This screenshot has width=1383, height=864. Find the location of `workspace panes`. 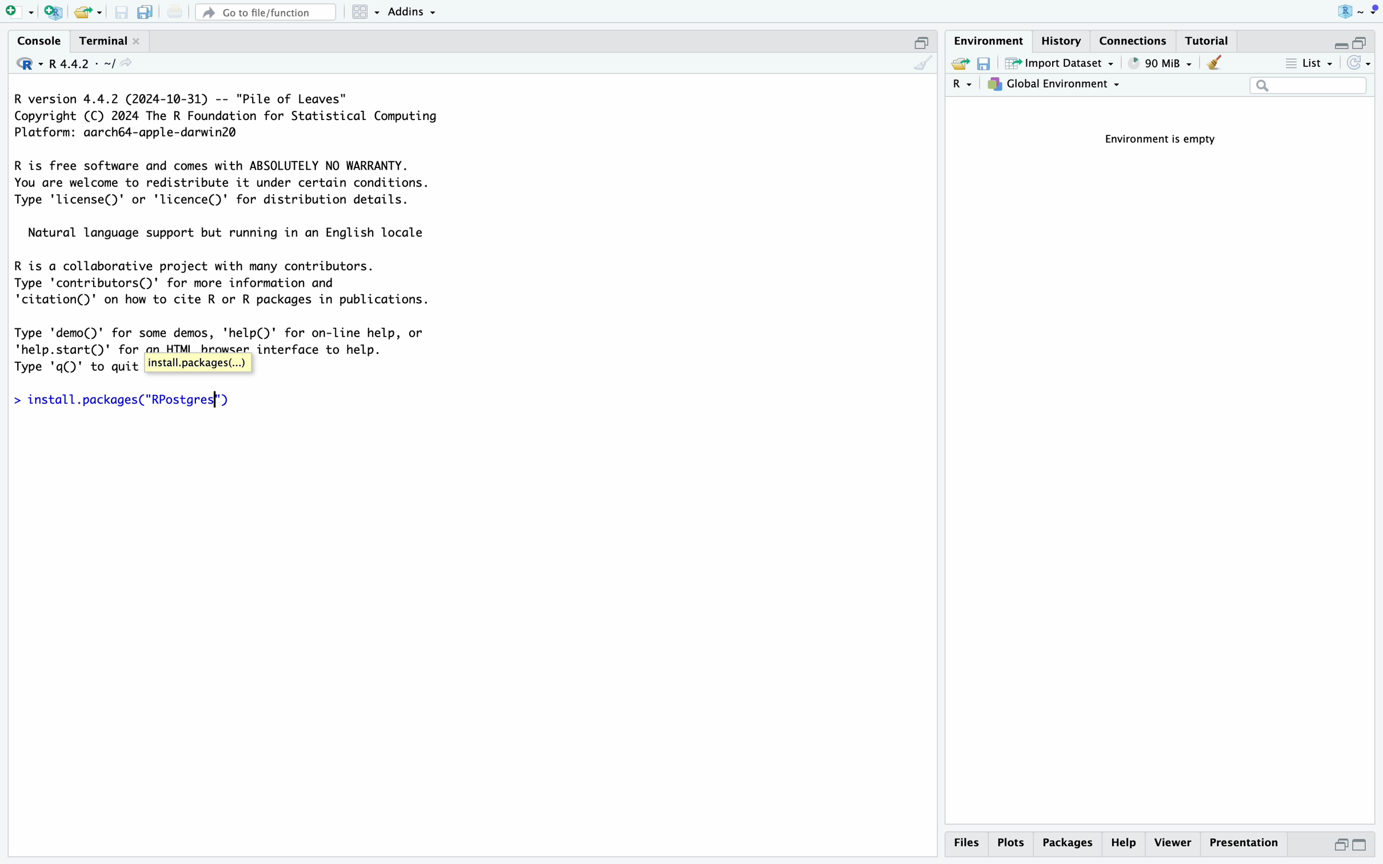

workspace panes is located at coordinates (366, 12).